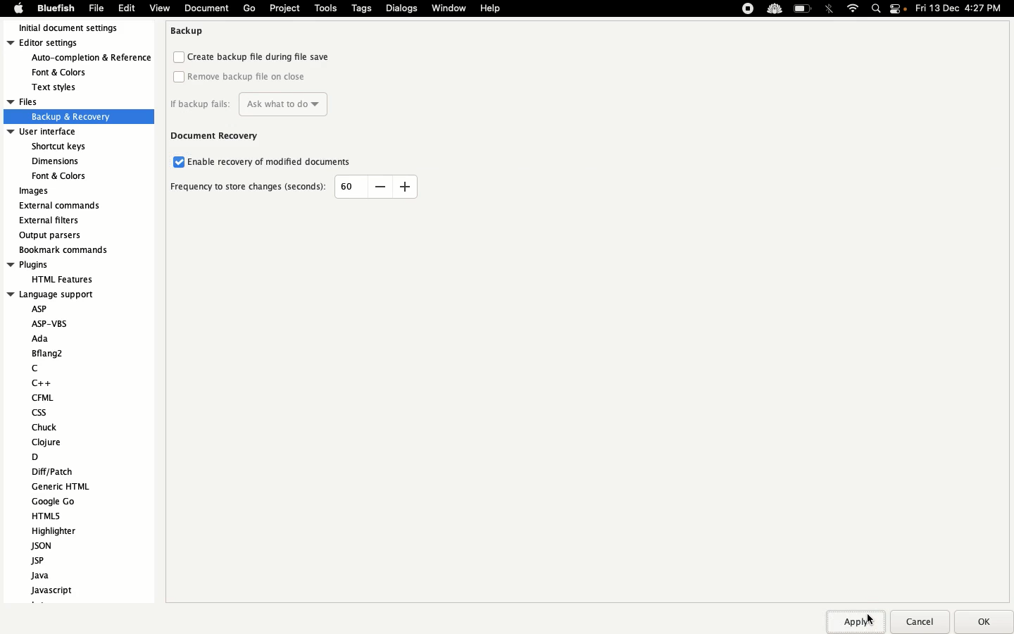  Describe the element at coordinates (250, 8) in the screenshot. I see `Go` at that location.